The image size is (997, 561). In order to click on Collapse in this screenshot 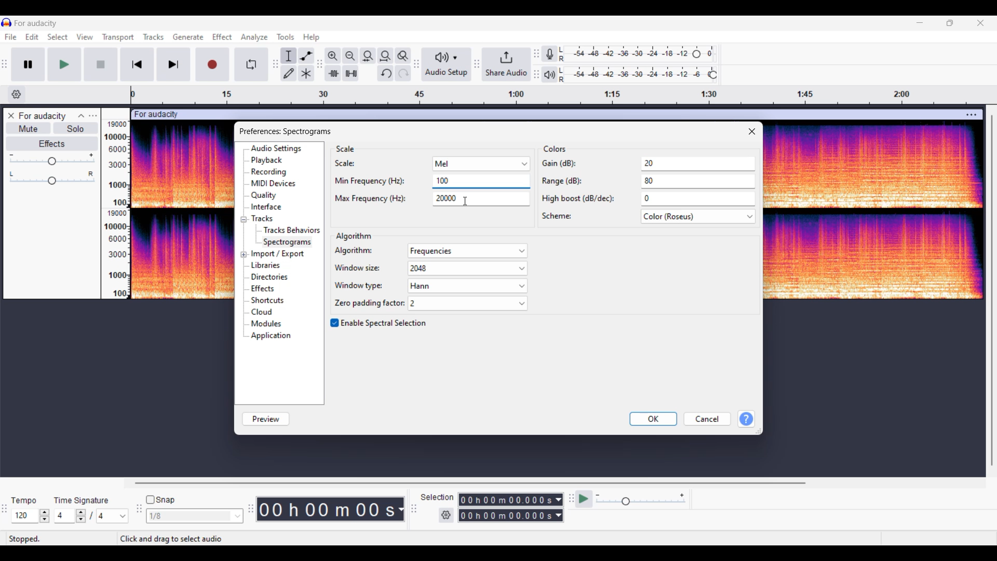, I will do `click(81, 116)`.